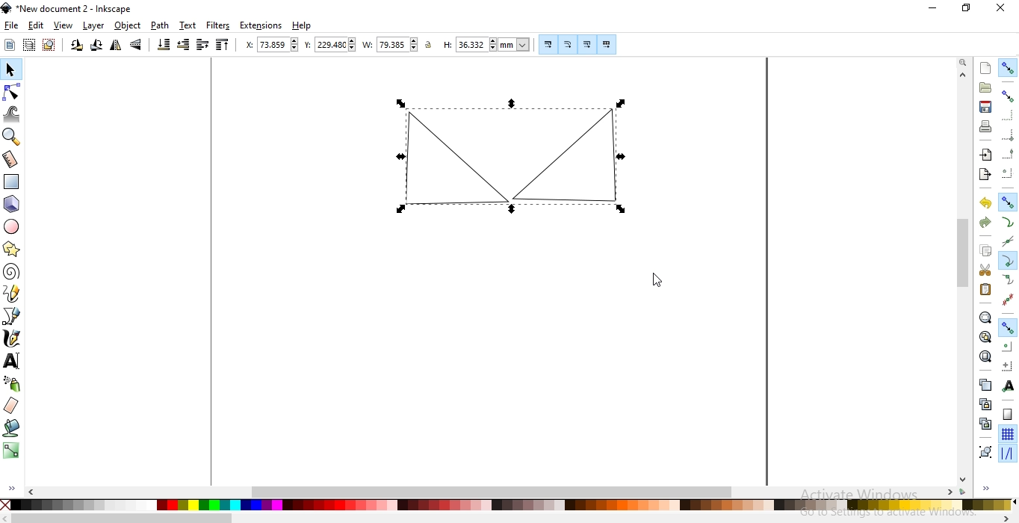 This screenshot has height=523, width=1019. What do you see at coordinates (985, 356) in the screenshot?
I see `zoom to fit page` at bounding box center [985, 356].